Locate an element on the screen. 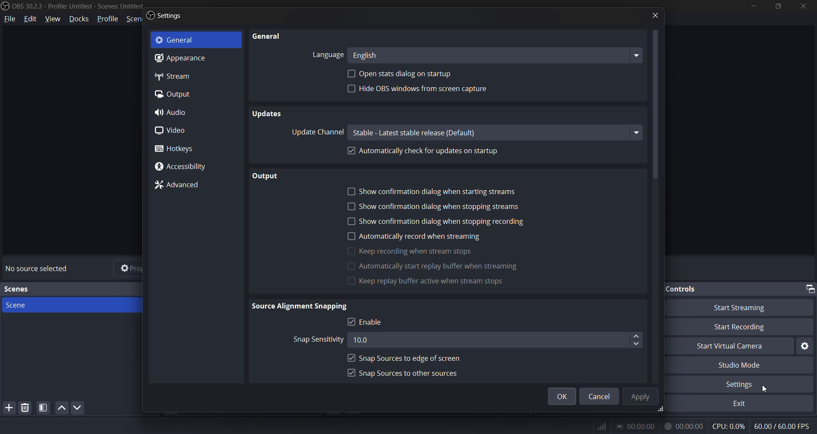 This screenshot has width=817, height=434. open scene filters is located at coordinates (45, 408).